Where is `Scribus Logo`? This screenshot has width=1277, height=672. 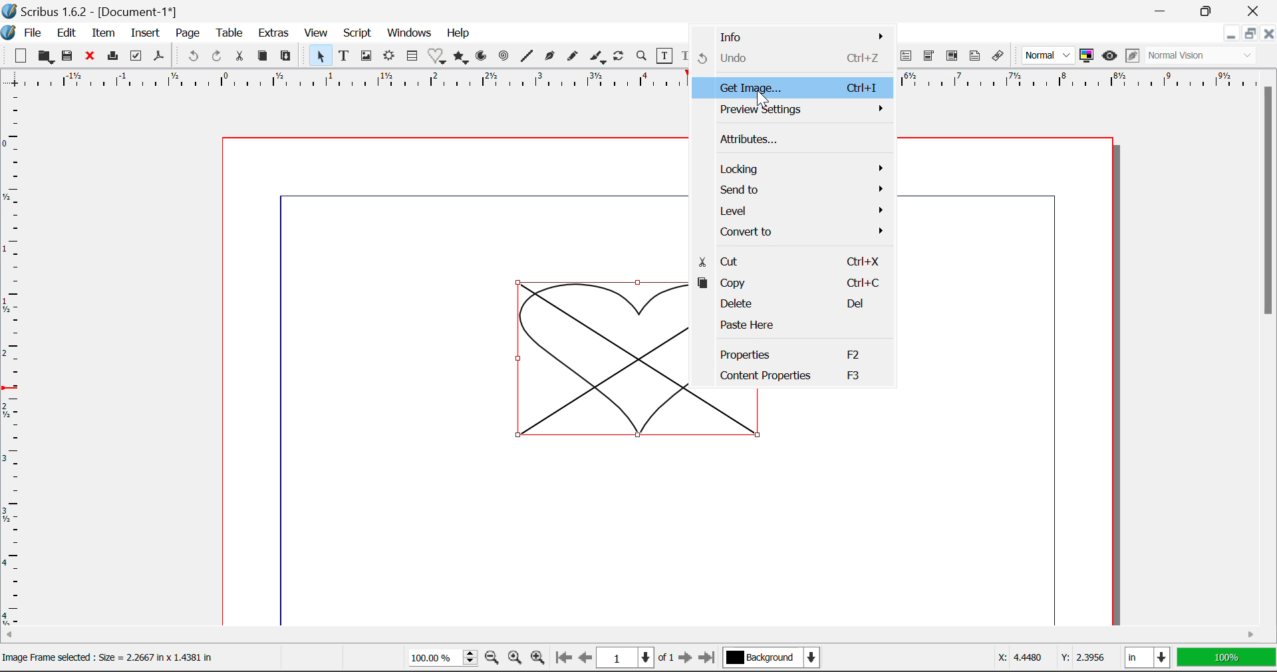 Scribus Logo is located at coordinates (8, 33).